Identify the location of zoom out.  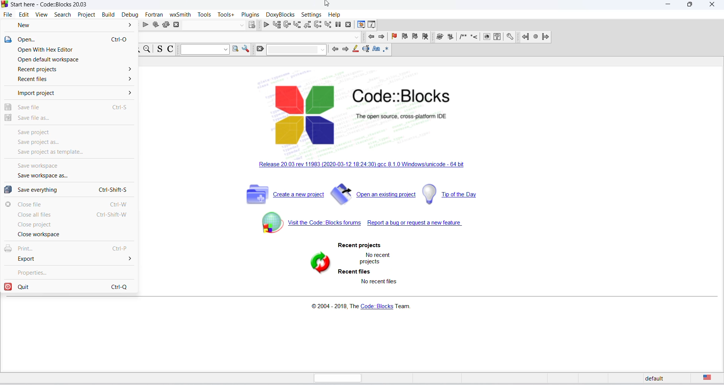
(146, 50).